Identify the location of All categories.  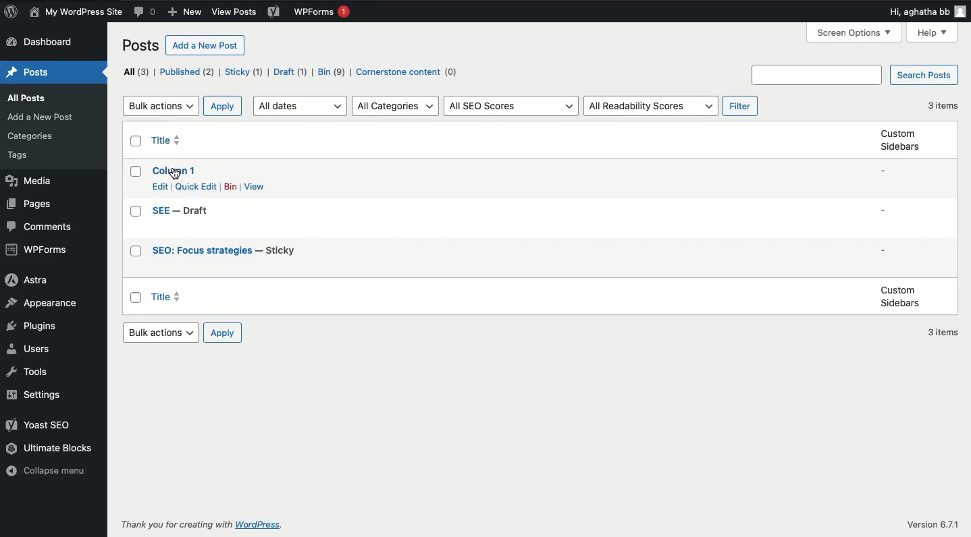
(396, 105).